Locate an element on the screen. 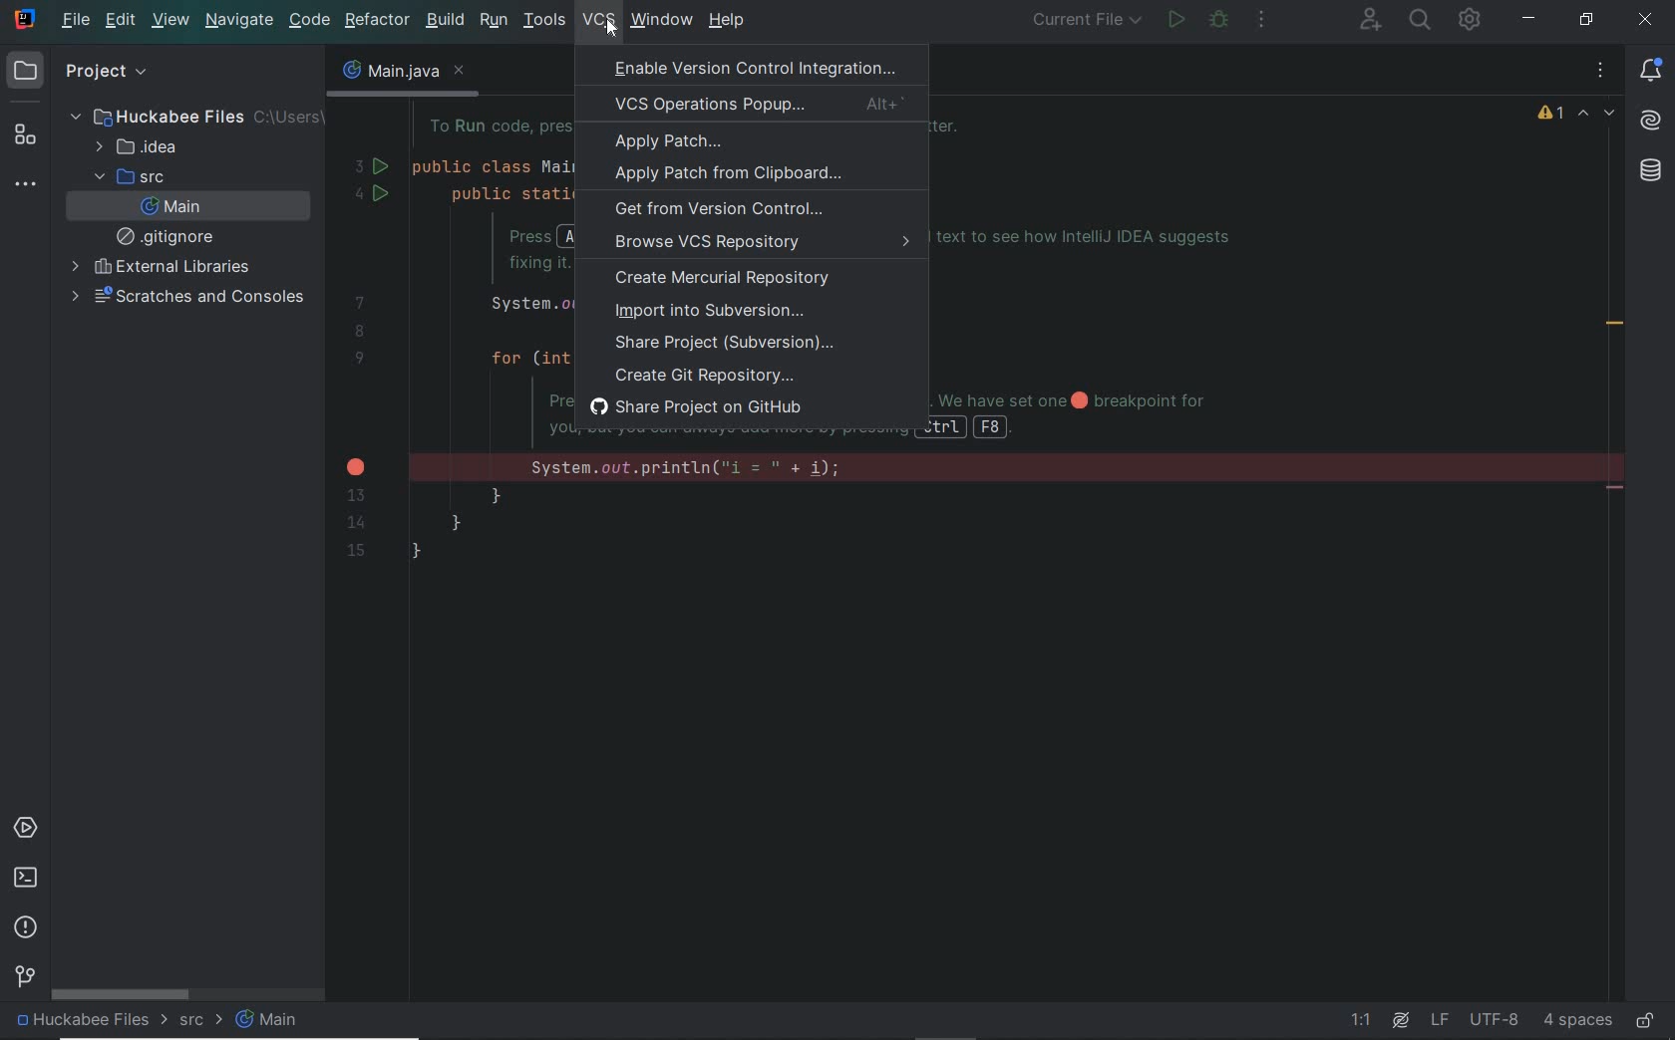 The image size is (1675, 1040). terminal is located at coordinates (26, 878).